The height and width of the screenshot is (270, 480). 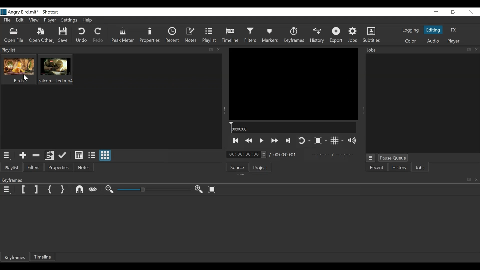 I want to click on Skip to the next point, so click(x=289, y=140).